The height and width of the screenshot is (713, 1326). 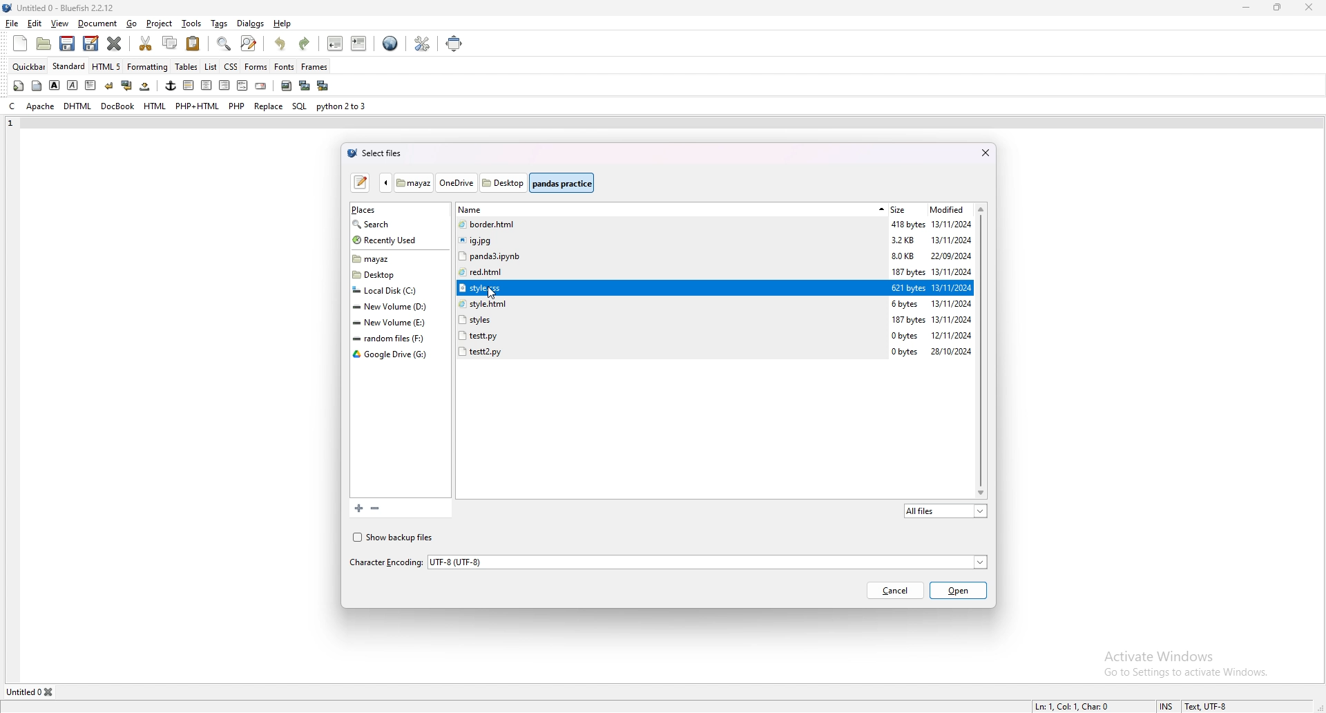 What do you see at coordinates (952, 321) in the screenshot?
I see `13/11/2024` at bounding box center [952, 321].